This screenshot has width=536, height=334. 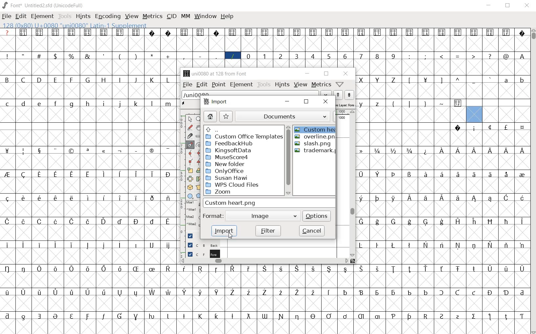 I want to click on glyph, so click(x=40, y=292).